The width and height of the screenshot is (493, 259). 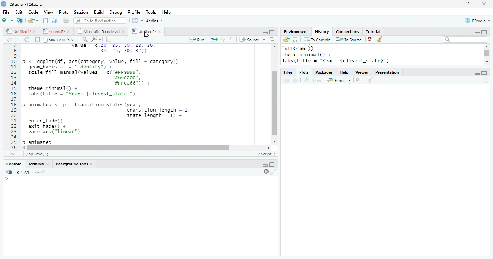 What do you see at coordinates (265, 33) in the screenshot?
I see `minimize` at bounding box center [265, 33].